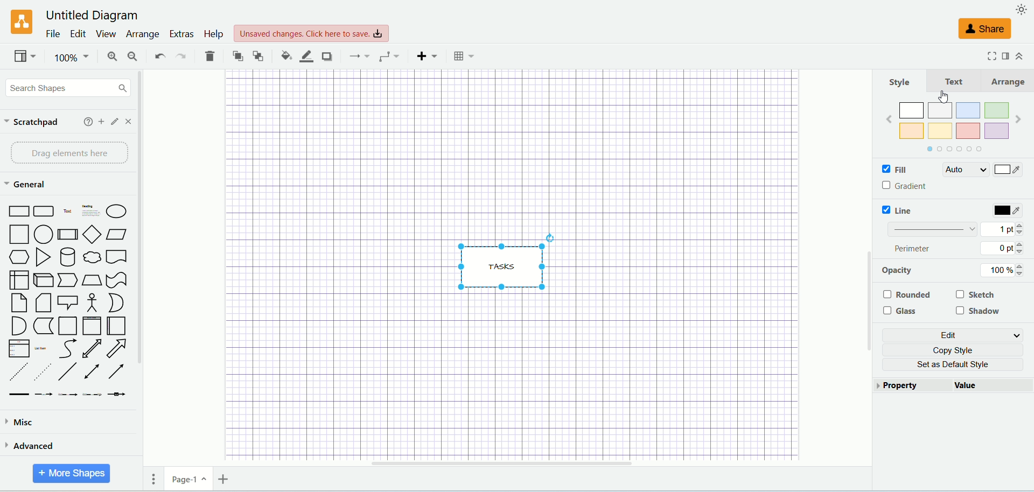  Describe the element at coordinates (44, 234) in the screenshot. I see `Circle` at that location.